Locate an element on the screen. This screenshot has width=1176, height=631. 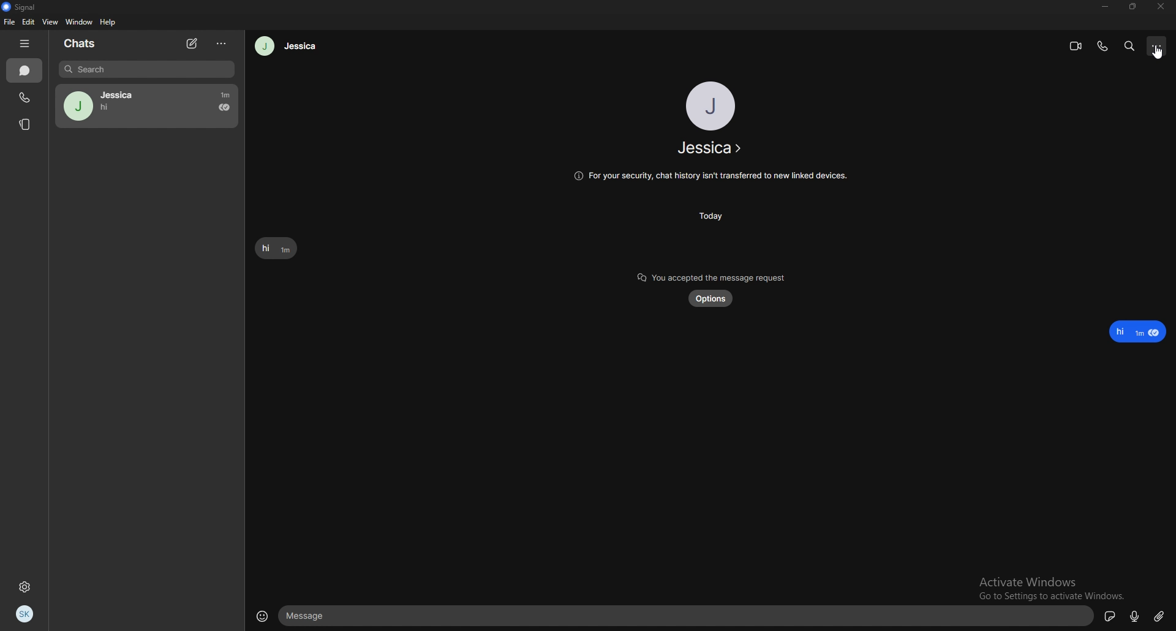
Jessica is located at coordinates (709, 148).